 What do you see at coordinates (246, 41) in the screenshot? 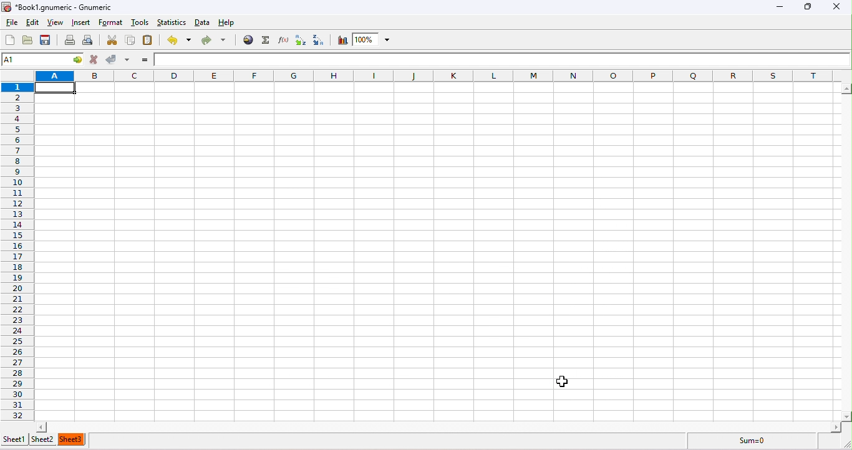
I see `hyperlink` at bounding box center [246, 41].